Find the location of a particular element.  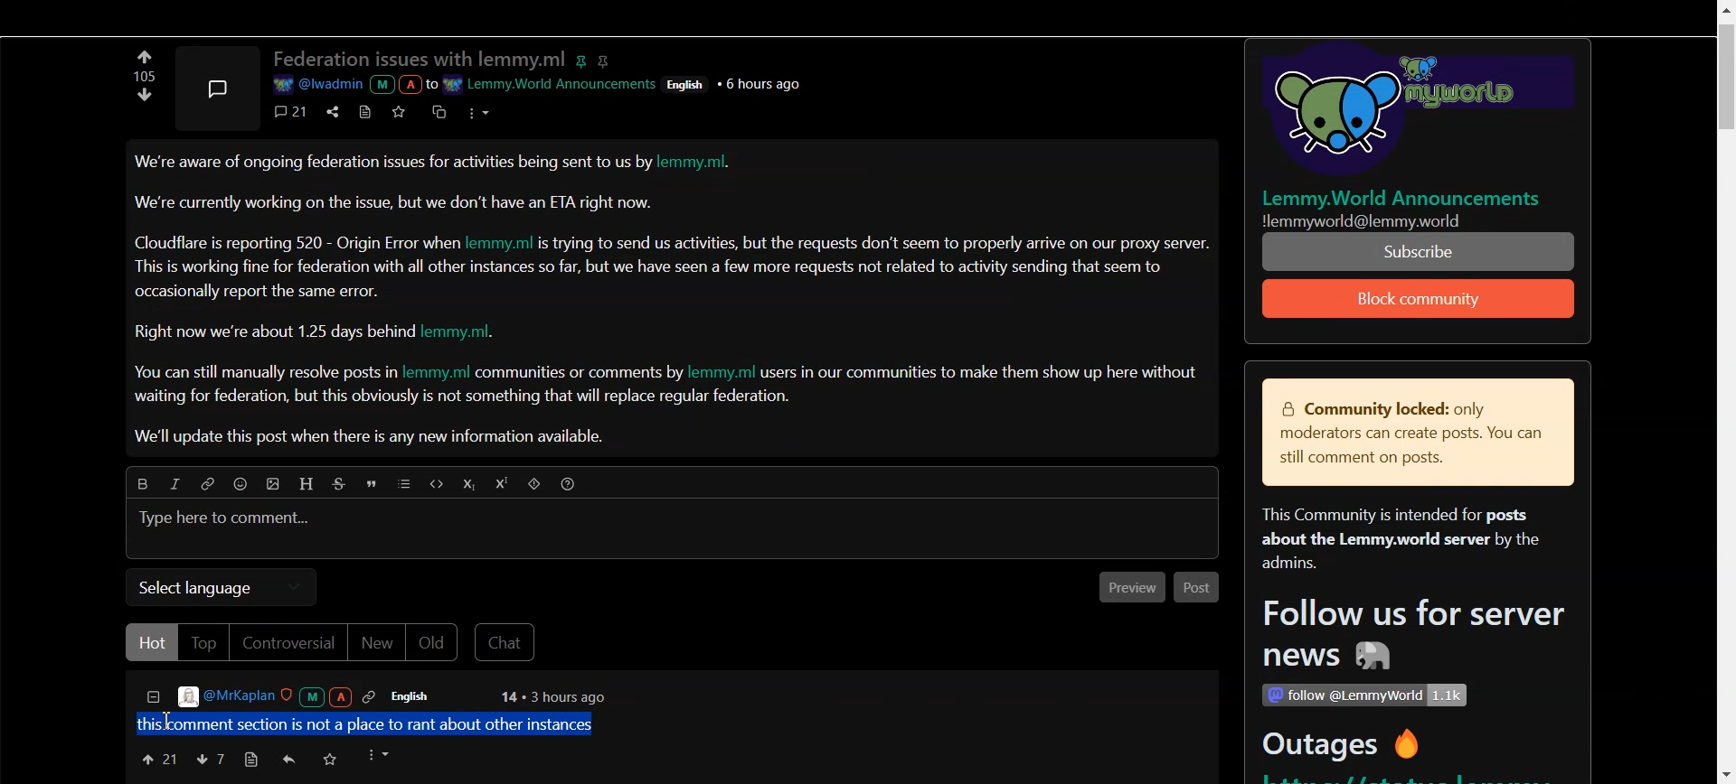

Italic is located at coordinates (174, 483).